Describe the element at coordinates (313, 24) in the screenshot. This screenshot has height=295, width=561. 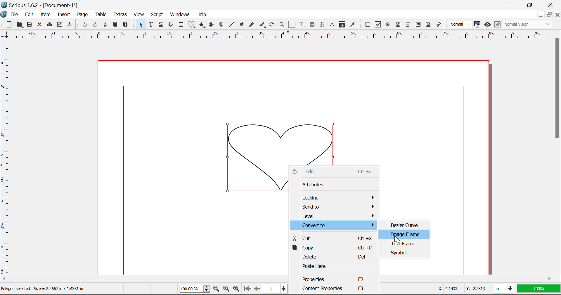
I see `Link Text Frames` at that location.